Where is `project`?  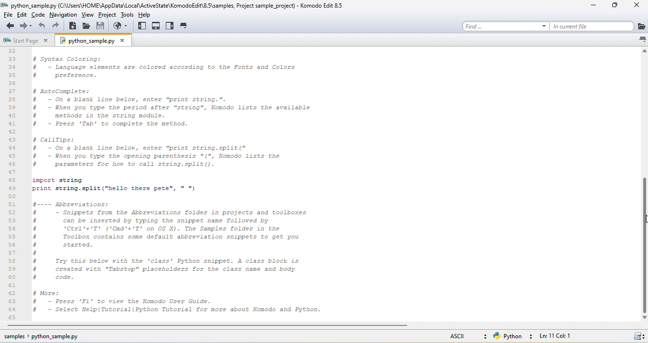
project is located at coordinates (107, 16).